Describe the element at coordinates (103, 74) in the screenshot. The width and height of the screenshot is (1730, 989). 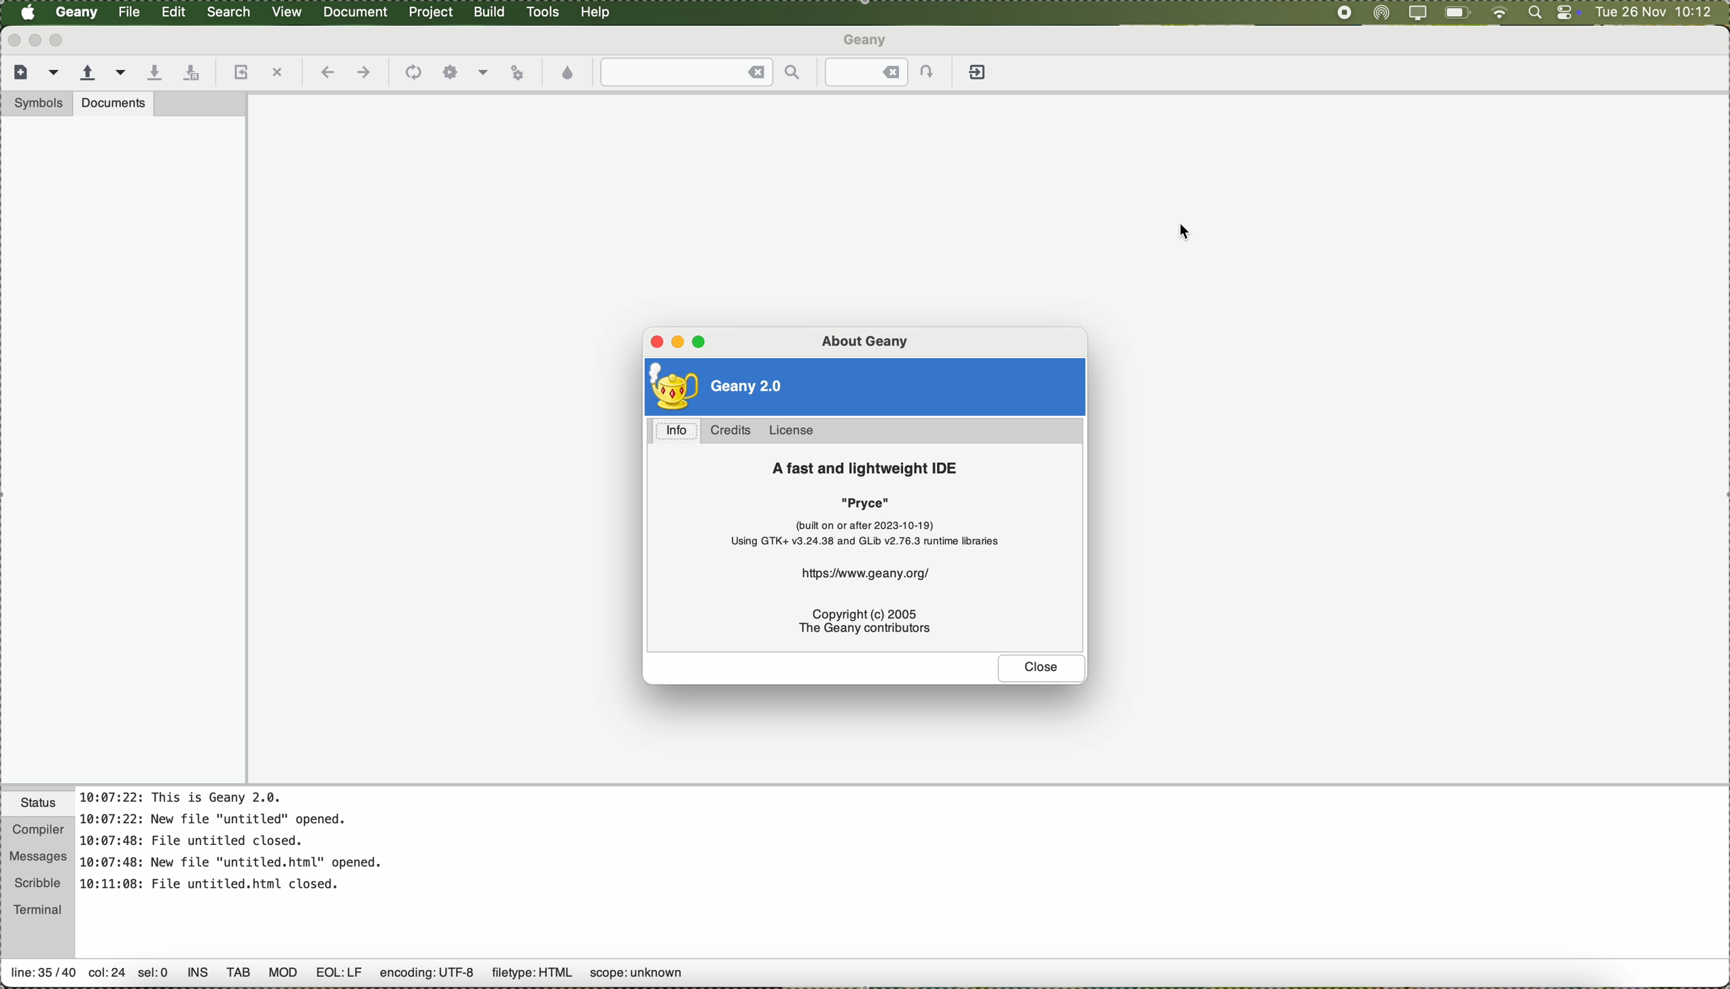
I see `open an existing file` at that location.